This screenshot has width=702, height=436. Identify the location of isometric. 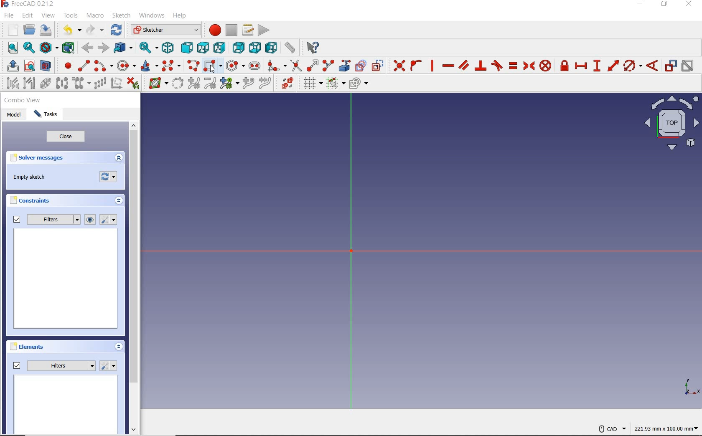
(169, 48).